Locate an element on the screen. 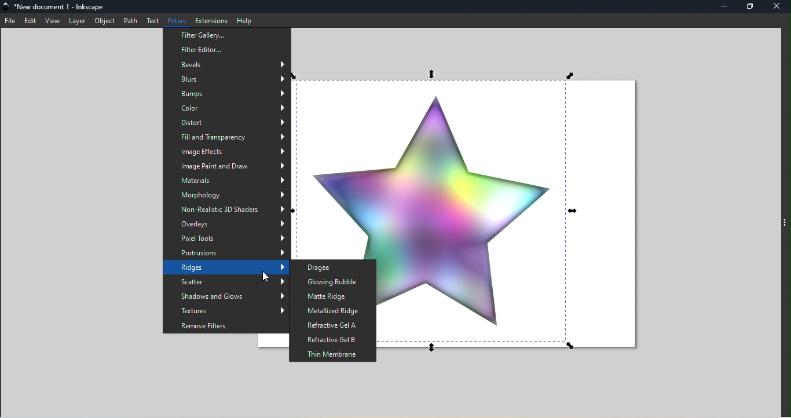 Image resolution: width=791 pixels, height=418 pixels. Dragee is located at coordinates (332, 267).